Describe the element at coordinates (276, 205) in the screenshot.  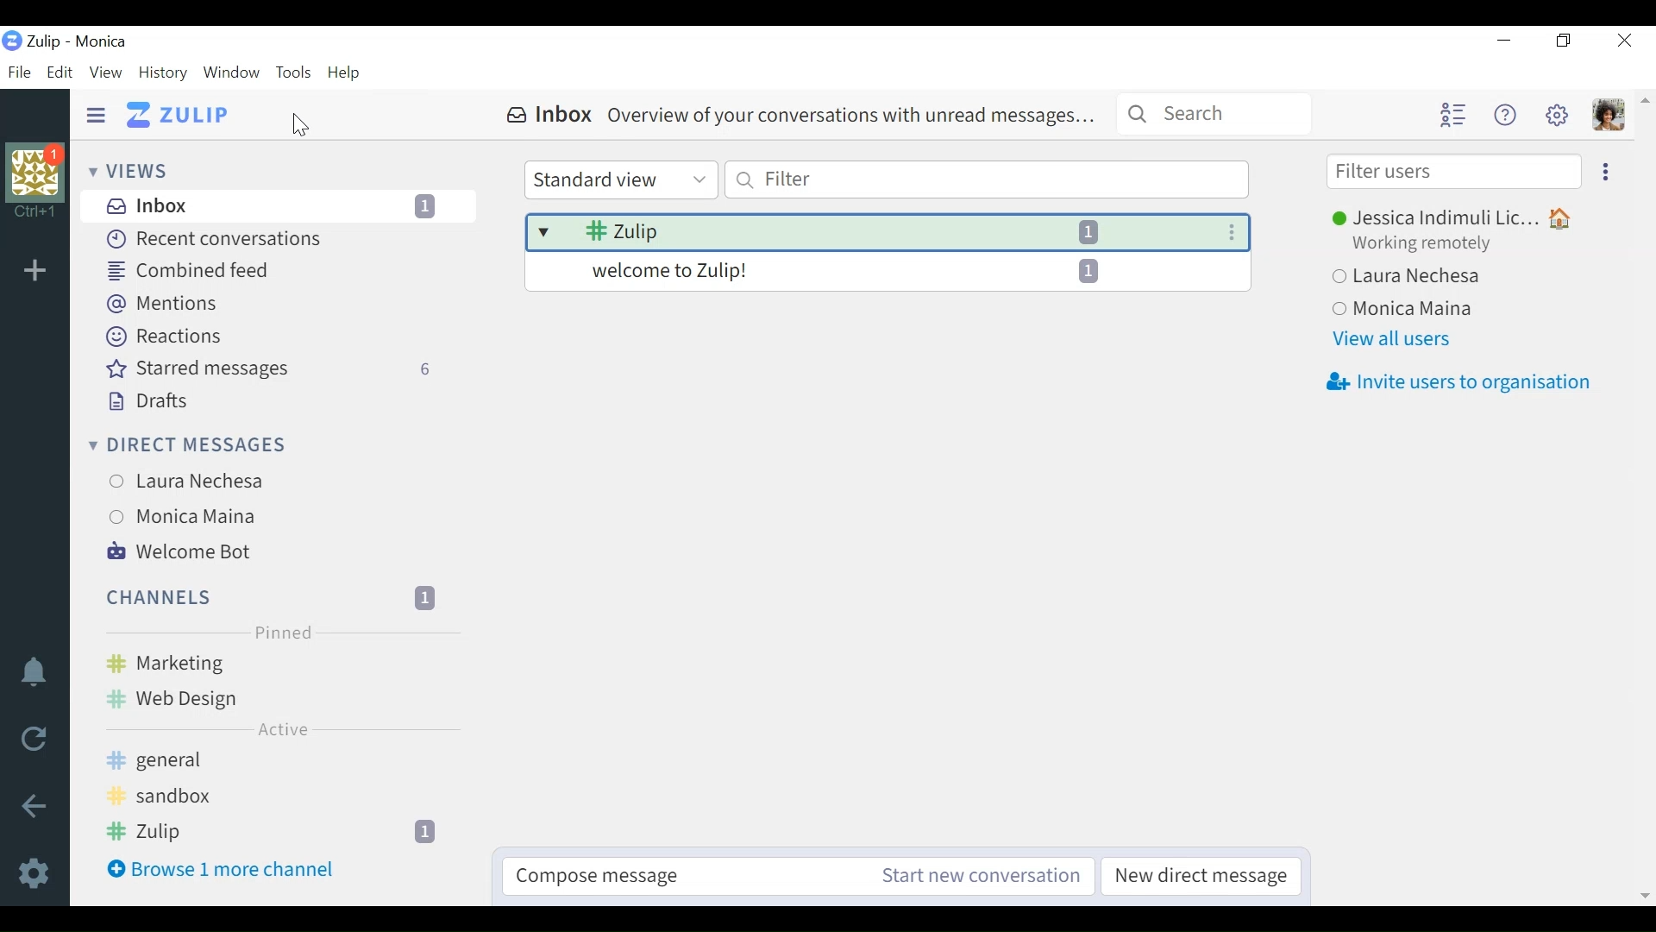
I see `Inbox` at that location.